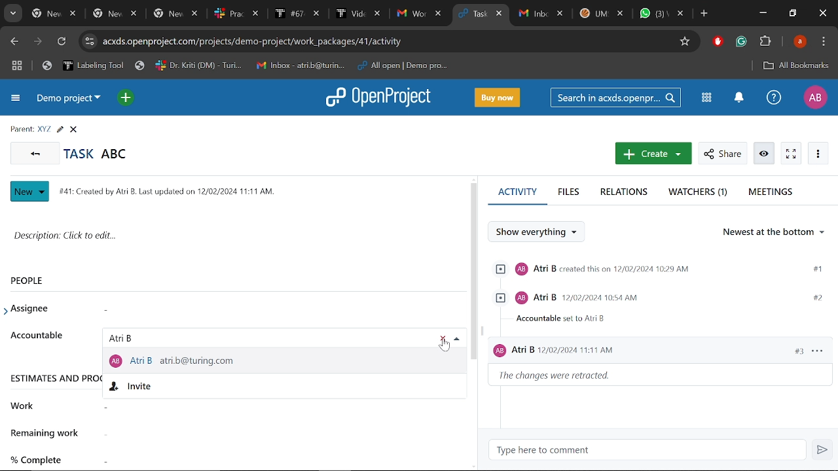  I want to click on activity history: Atri B created this on 12/02/2024 10:29 AM , so click(656, 270).